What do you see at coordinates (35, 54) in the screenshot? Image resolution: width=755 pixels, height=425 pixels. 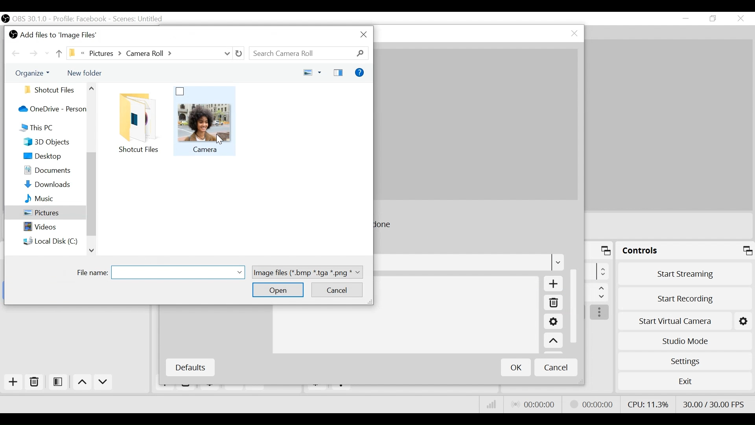 I see `Move Forward` at bounding box center [35, 54].